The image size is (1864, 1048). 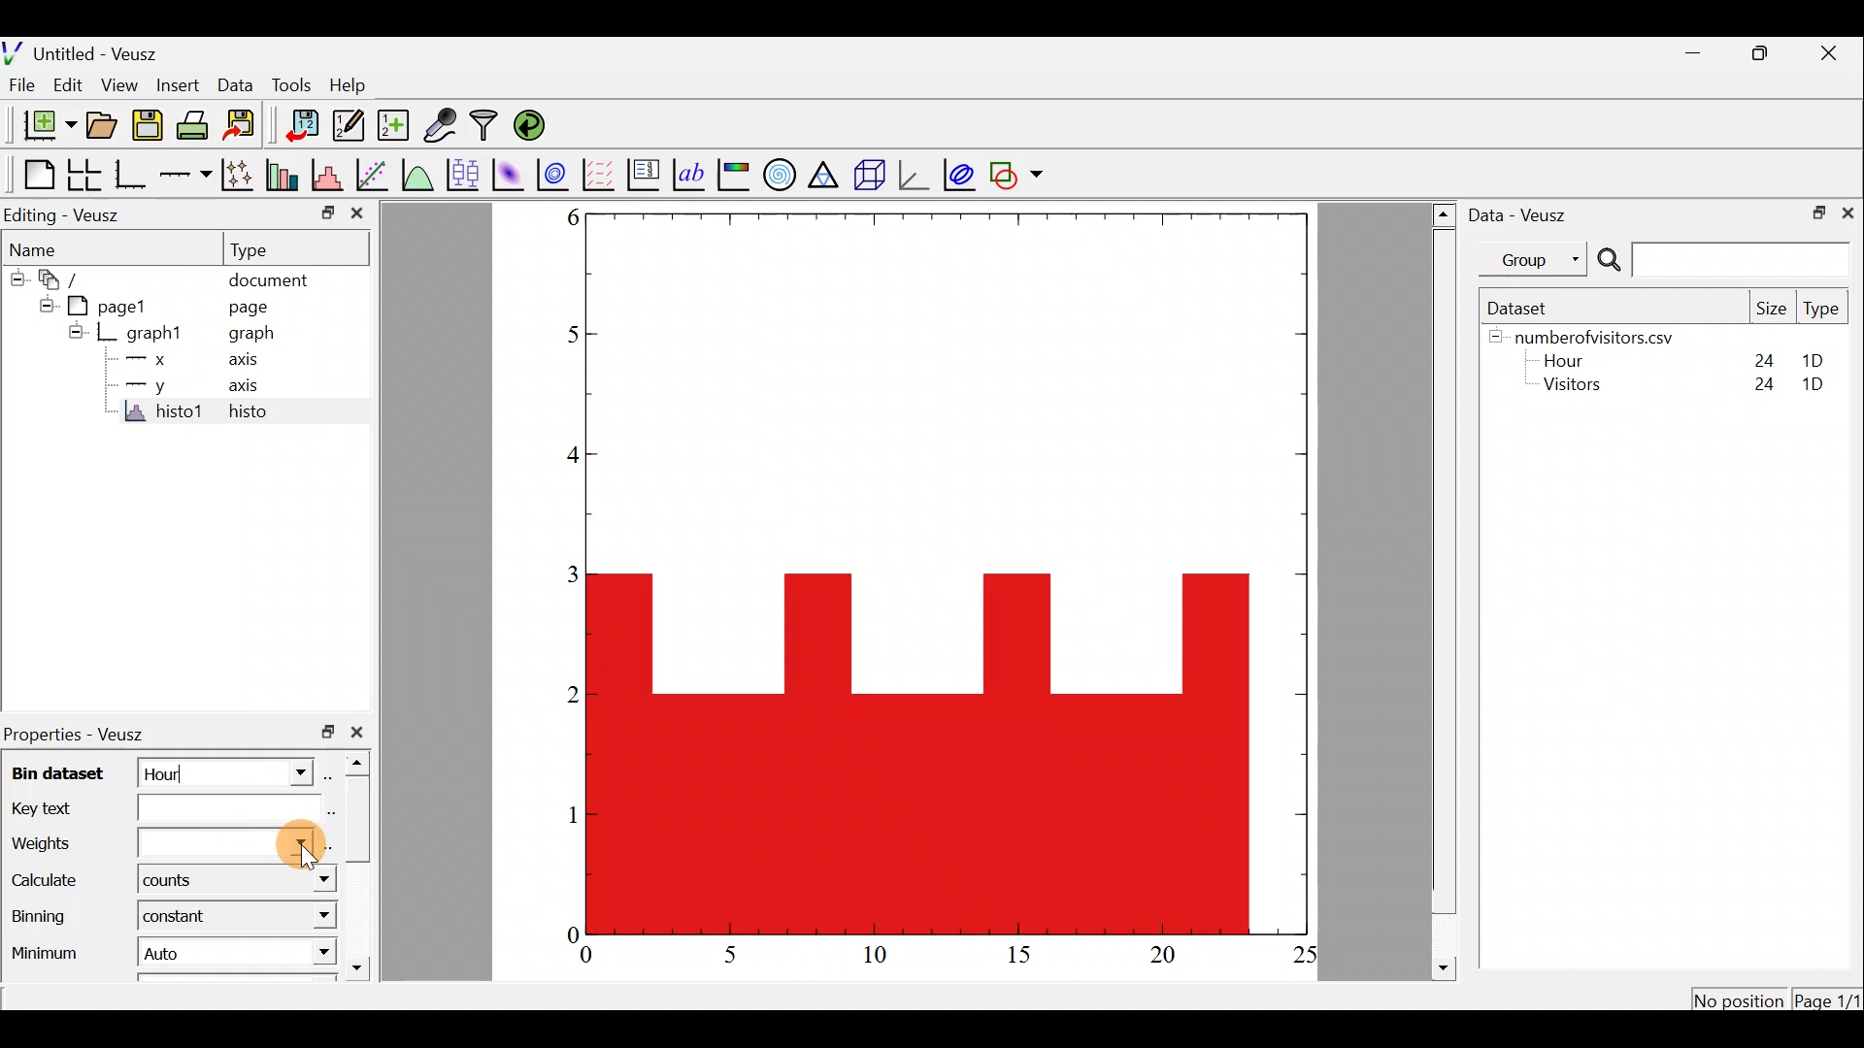 I want to click on page1, so click(x=116, y=307).